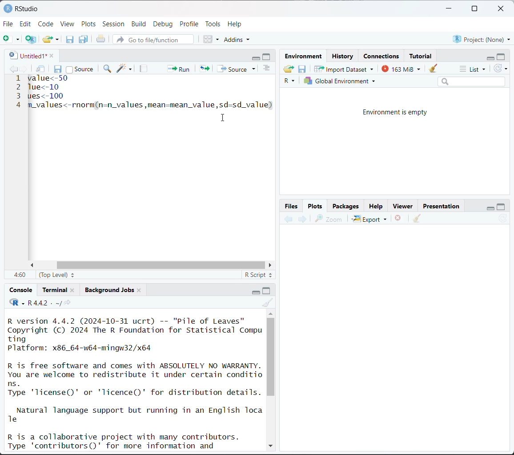 This screenshot has width=514, height=455. What do you see at coordinates (474, 9) in the screenshot?
I see `maximize` at bounding box center [474, 9].